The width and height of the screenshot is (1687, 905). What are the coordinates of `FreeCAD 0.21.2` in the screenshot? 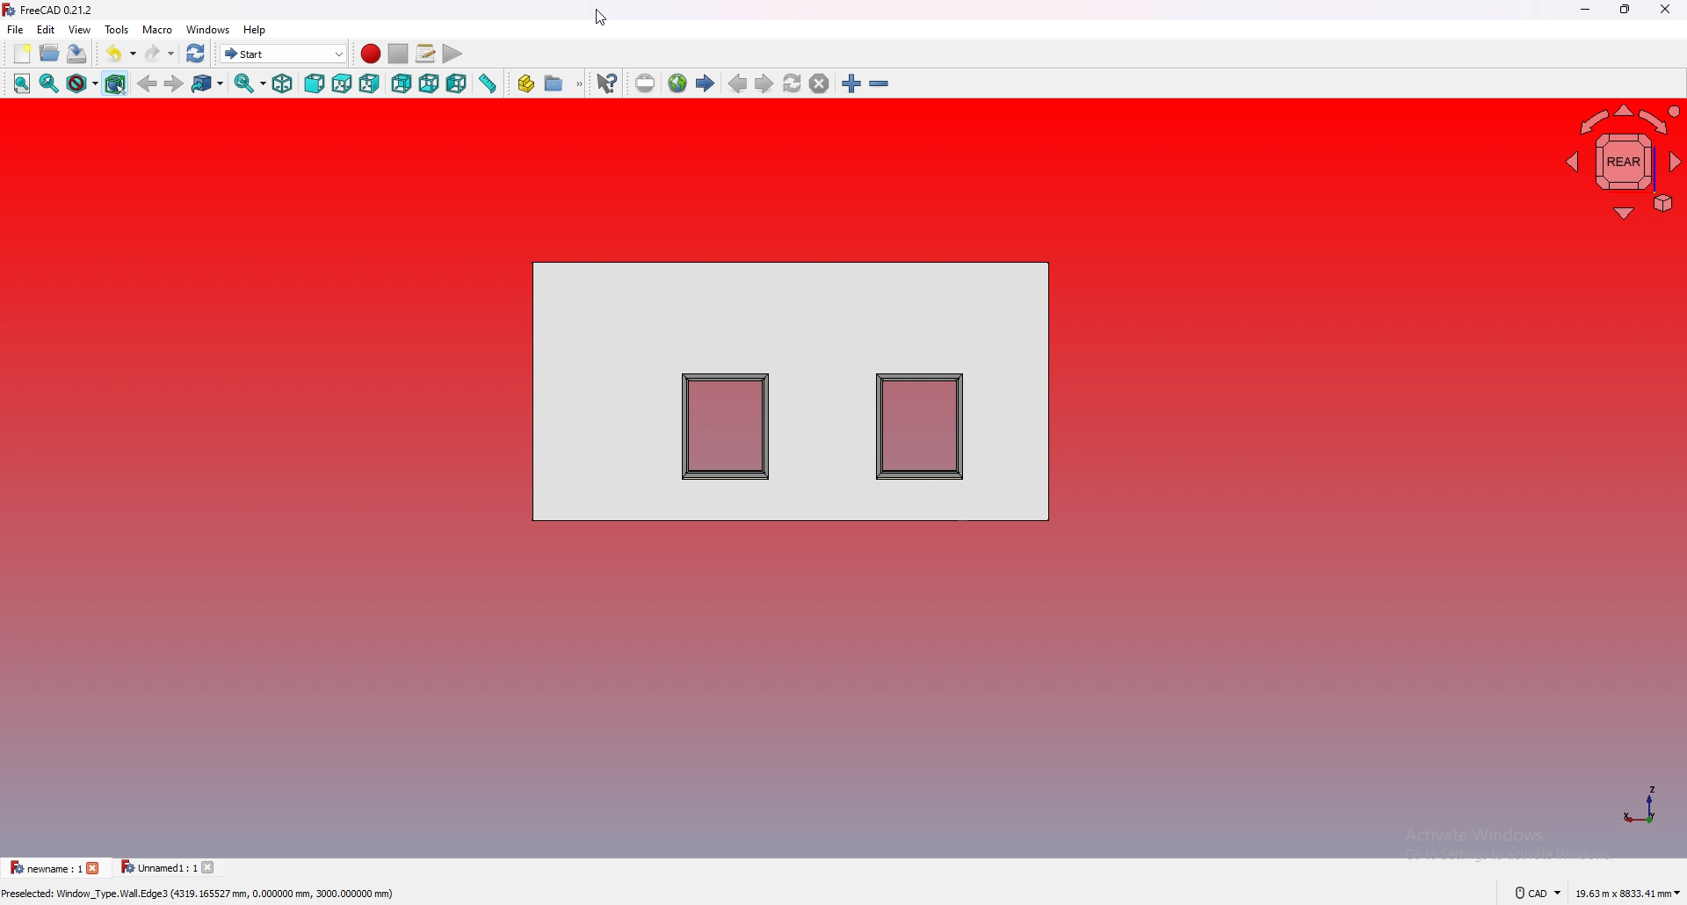 It's located at (59, 11).